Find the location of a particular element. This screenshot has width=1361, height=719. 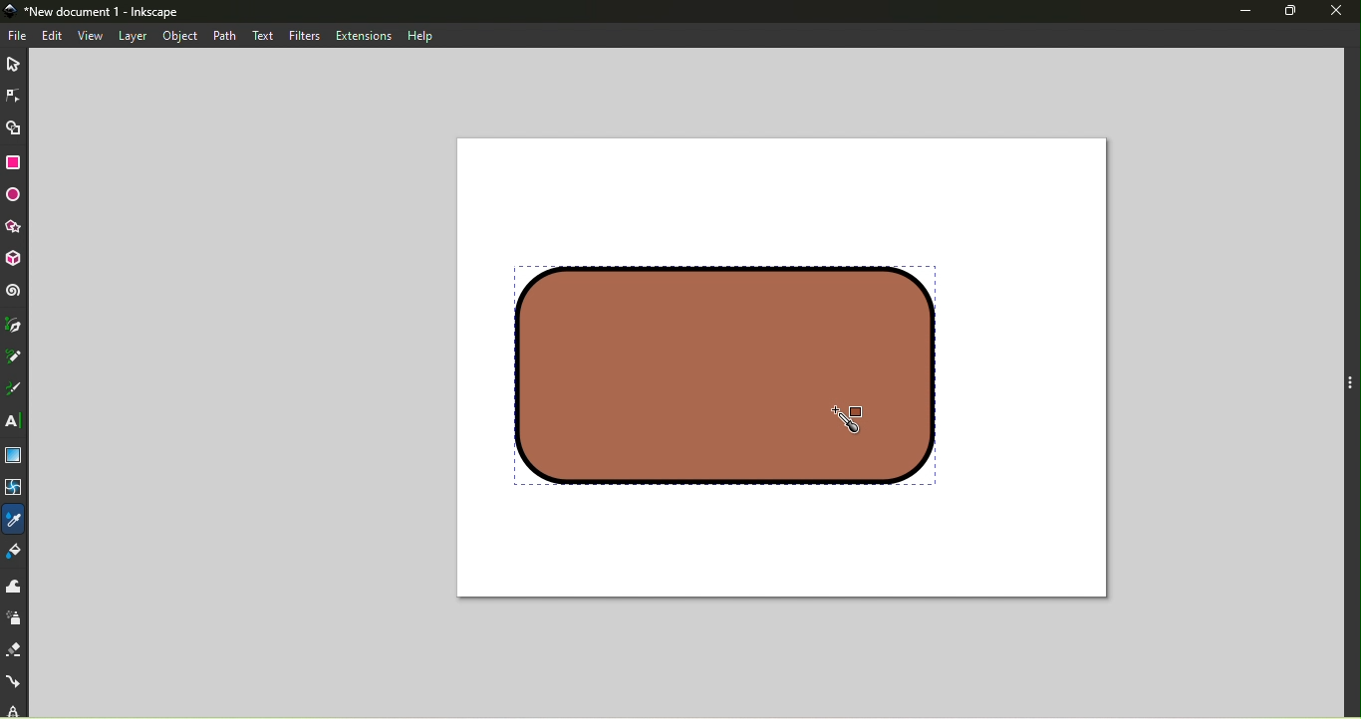

Maximize is located at coordinates (1296, 11).